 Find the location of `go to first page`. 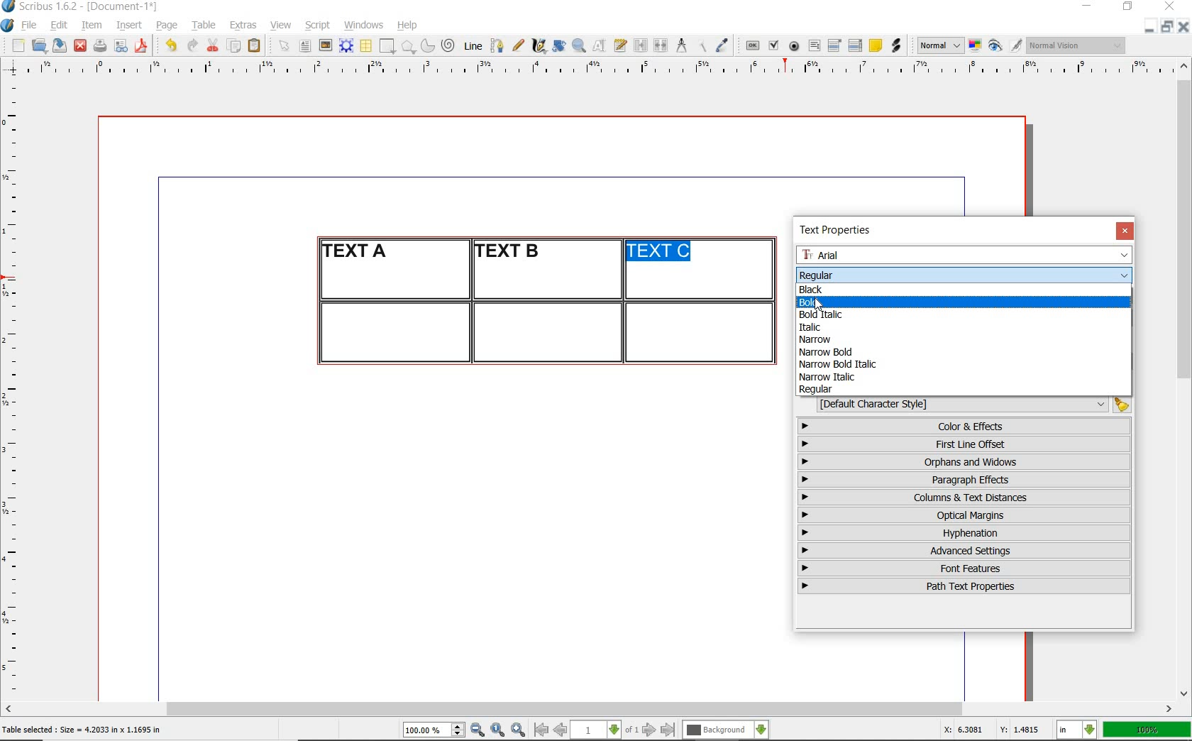

go to first page is located at coordinates (540, 730).